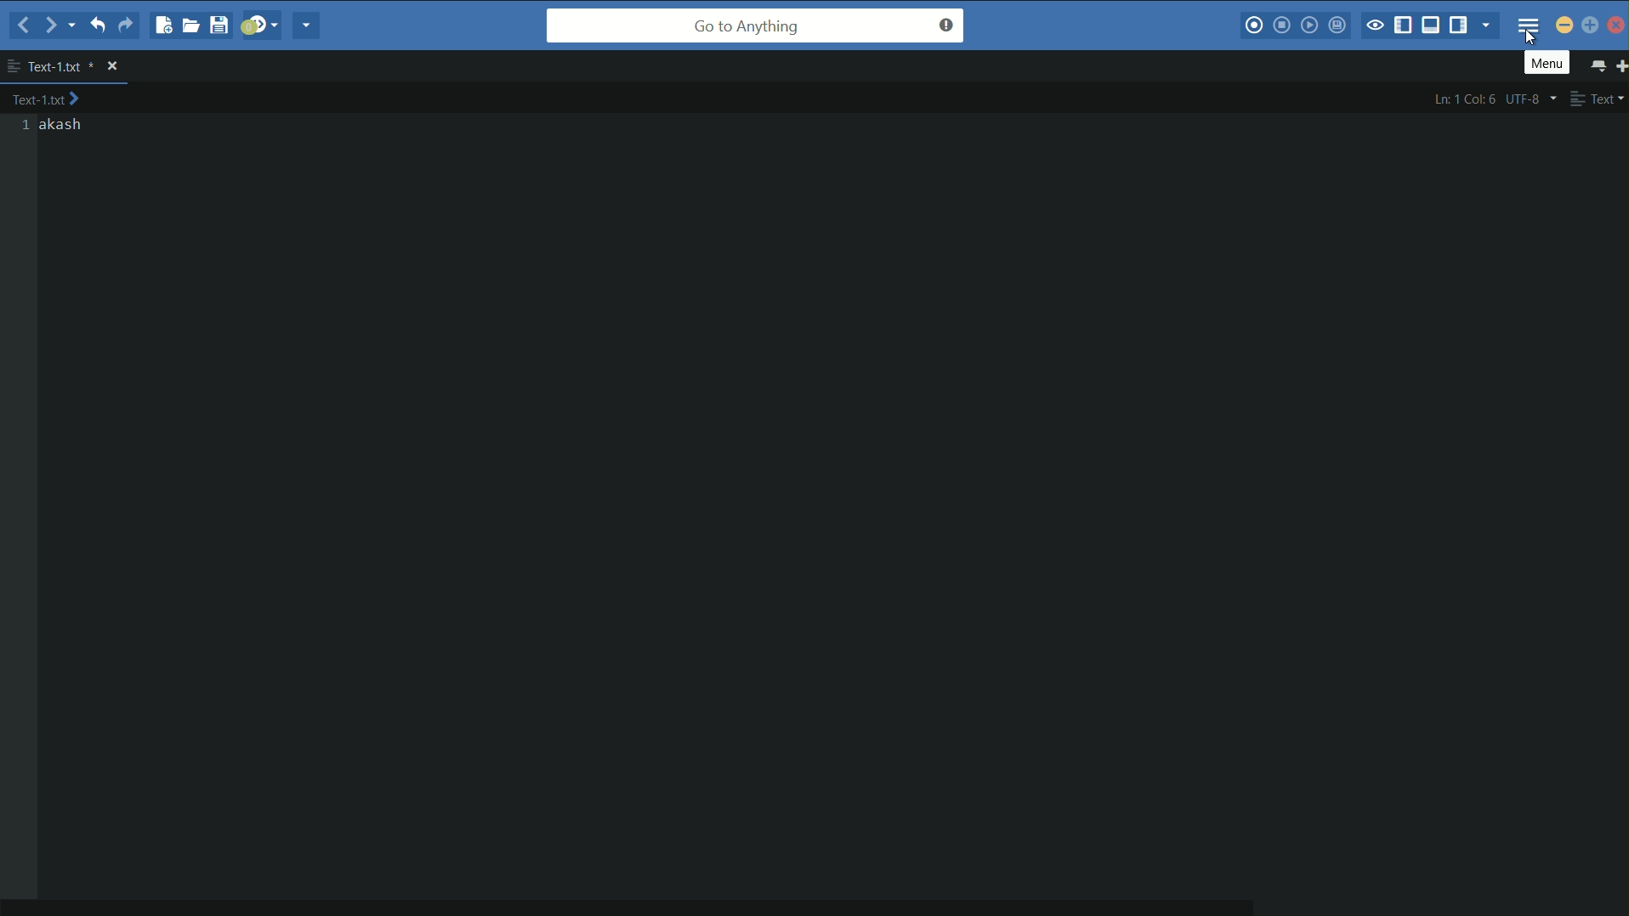 The image size is (1629, 916). What do you see at coordinates (62, 67) in the screenshot?
I see `text-1 file` at bounding box center [62, 67].